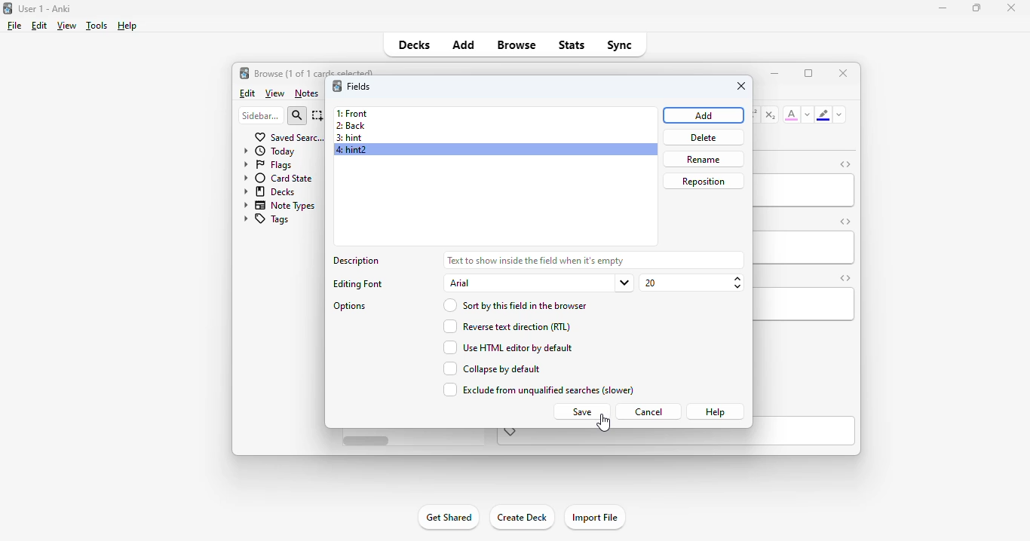  I want to click on sync, so click(618, 44).